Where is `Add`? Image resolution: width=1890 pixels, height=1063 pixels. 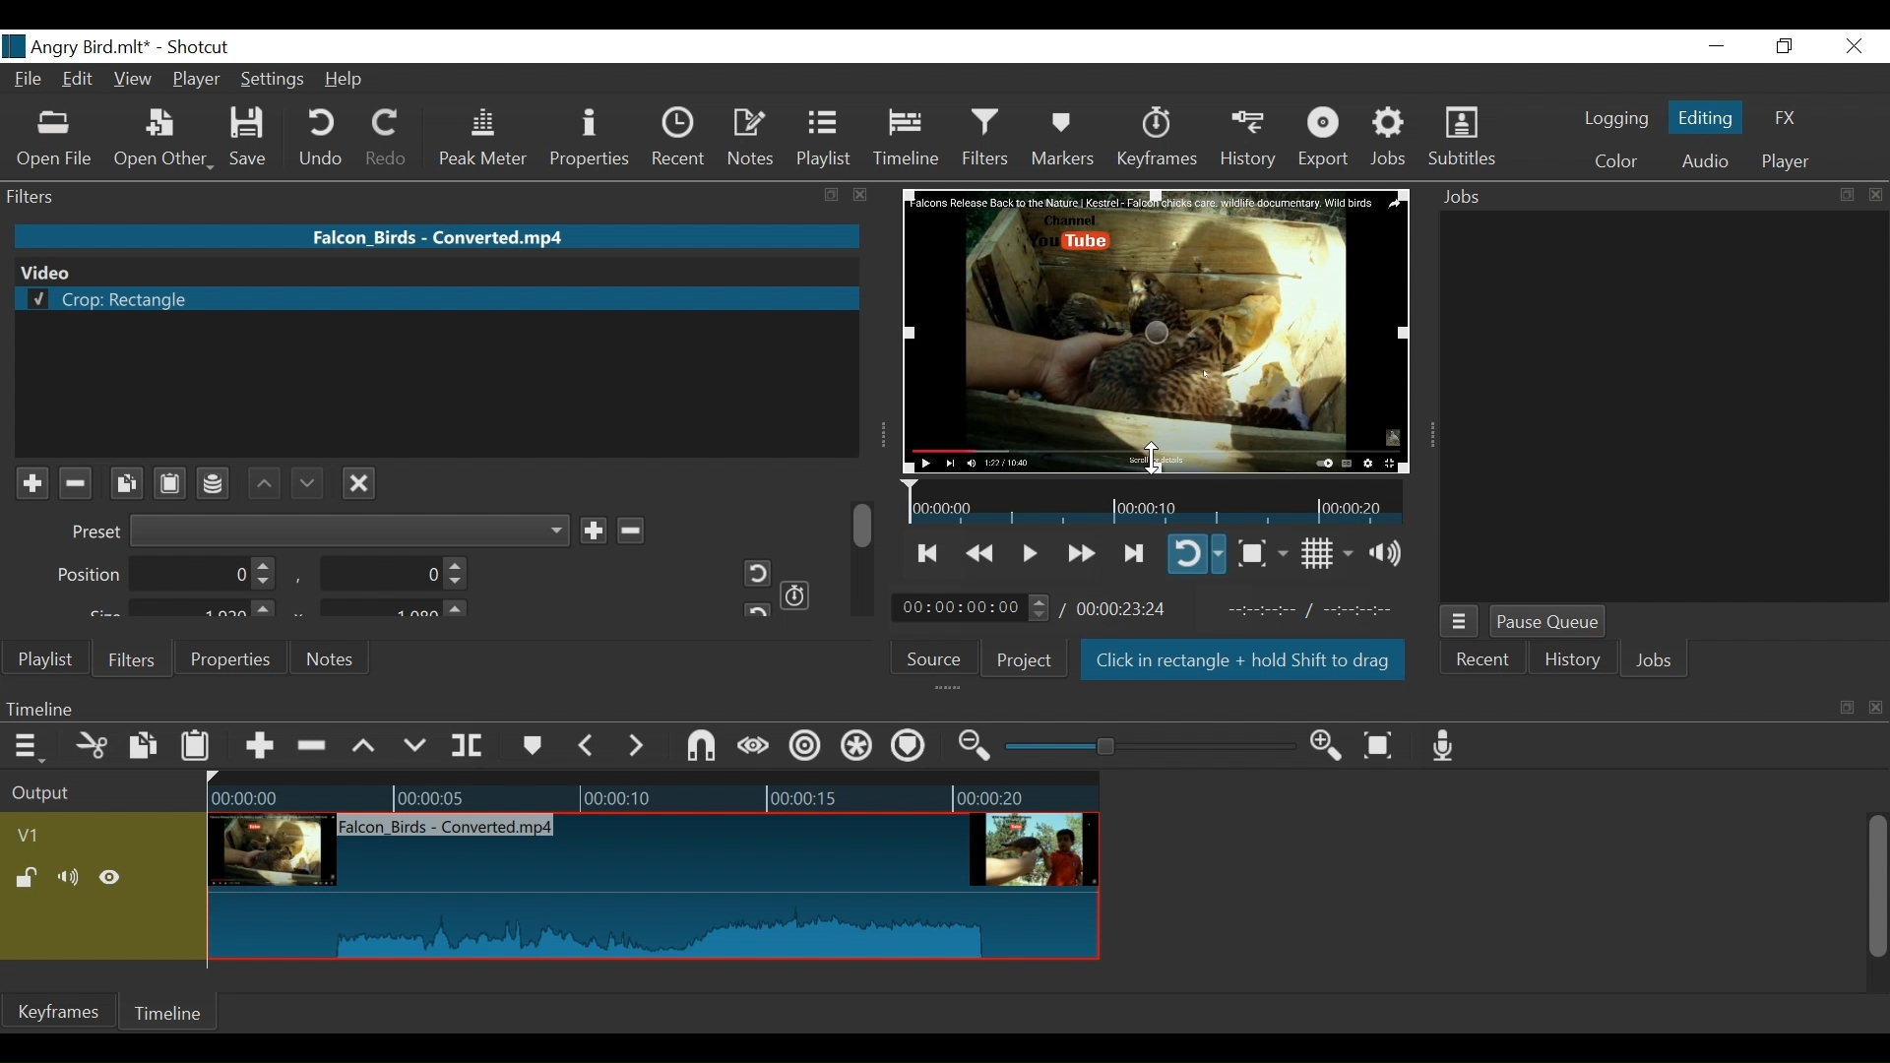
Add is located at coordinates (593, 530).